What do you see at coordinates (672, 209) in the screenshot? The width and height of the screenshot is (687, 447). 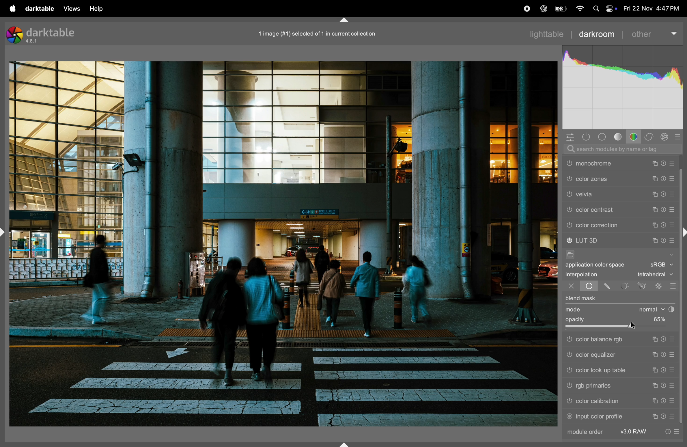 I see `presets` at bounding box center [672, 209].